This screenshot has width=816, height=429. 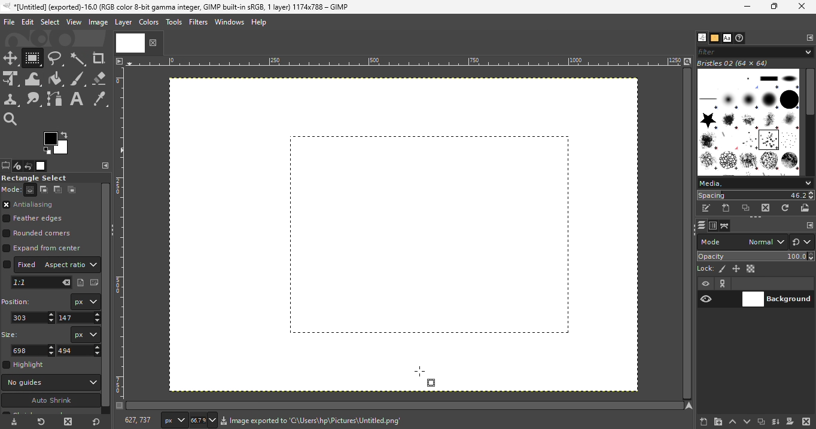 What do you see at coordinates (73, 189) in the screenshot?
I see `Intersect with the current selection` at bounding box center [73, 189].